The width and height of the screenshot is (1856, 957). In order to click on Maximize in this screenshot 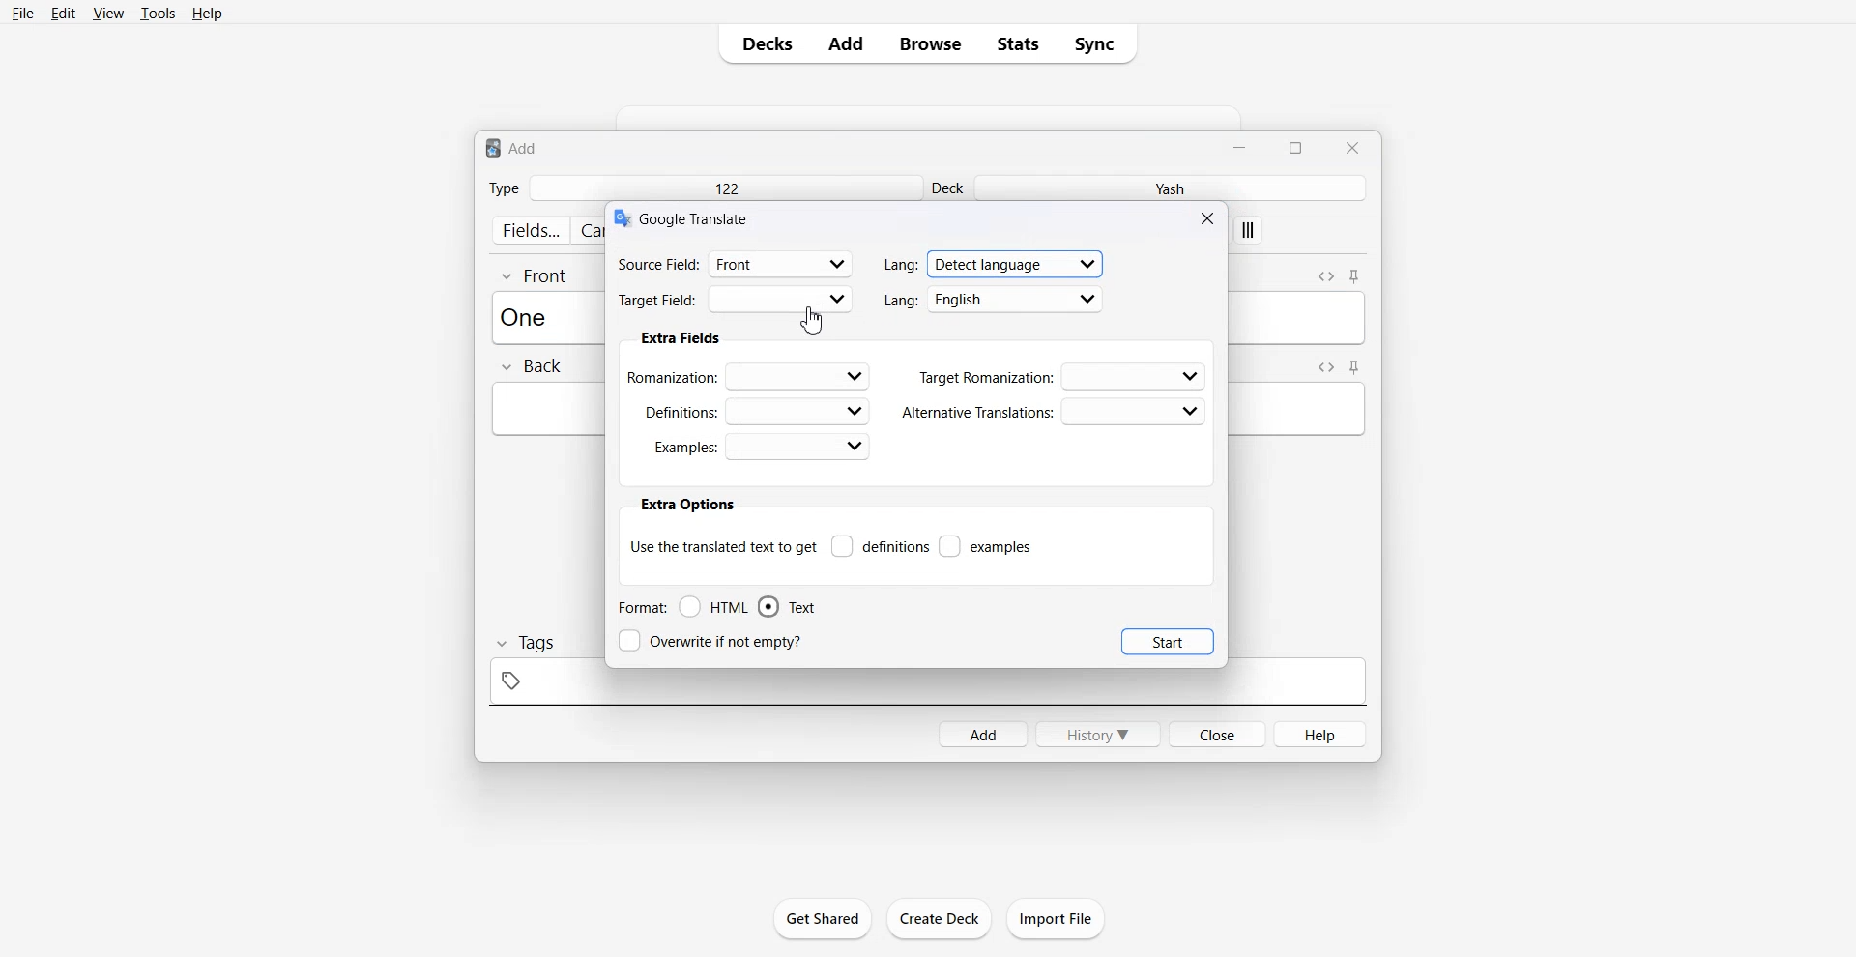, I will do `click(1299, 146)`.